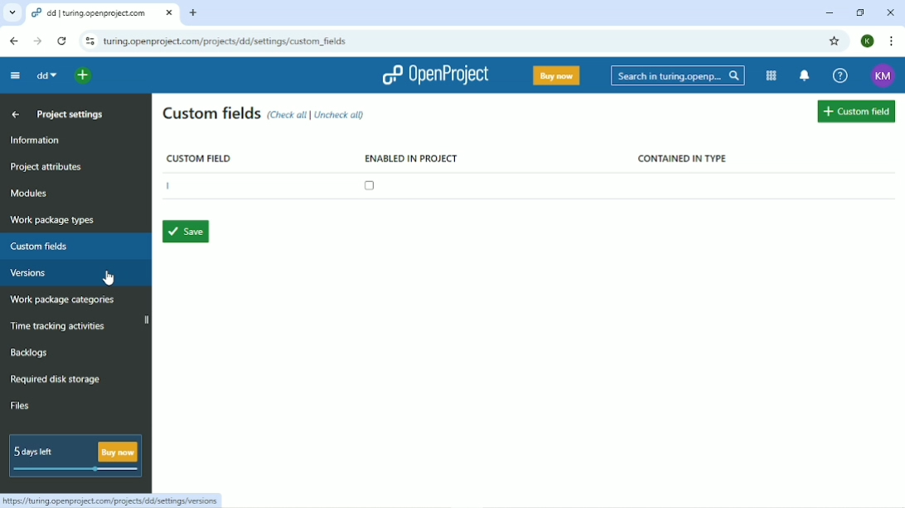 This screenshot has width=905, height=508. Describe the element at coordinates (869, 41) in the screenshot. I see `Account` at that location.